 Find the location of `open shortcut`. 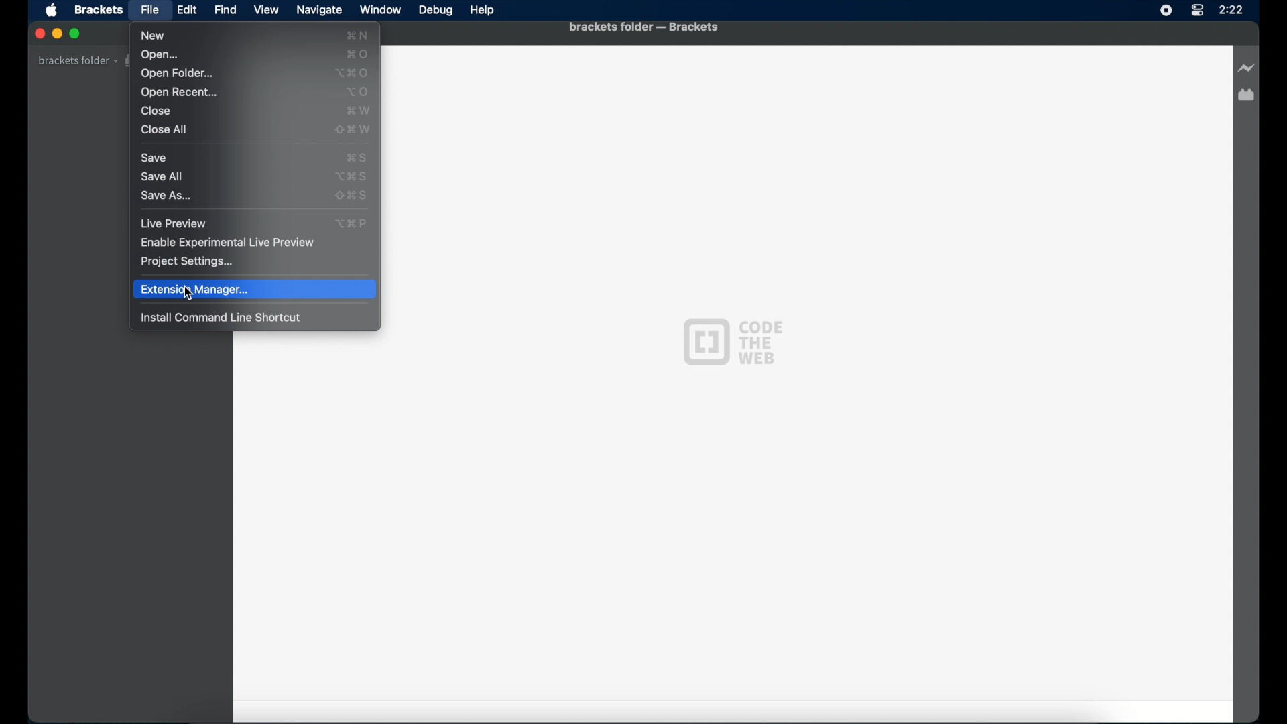

open shortcut is located at coordinates (358, 54).